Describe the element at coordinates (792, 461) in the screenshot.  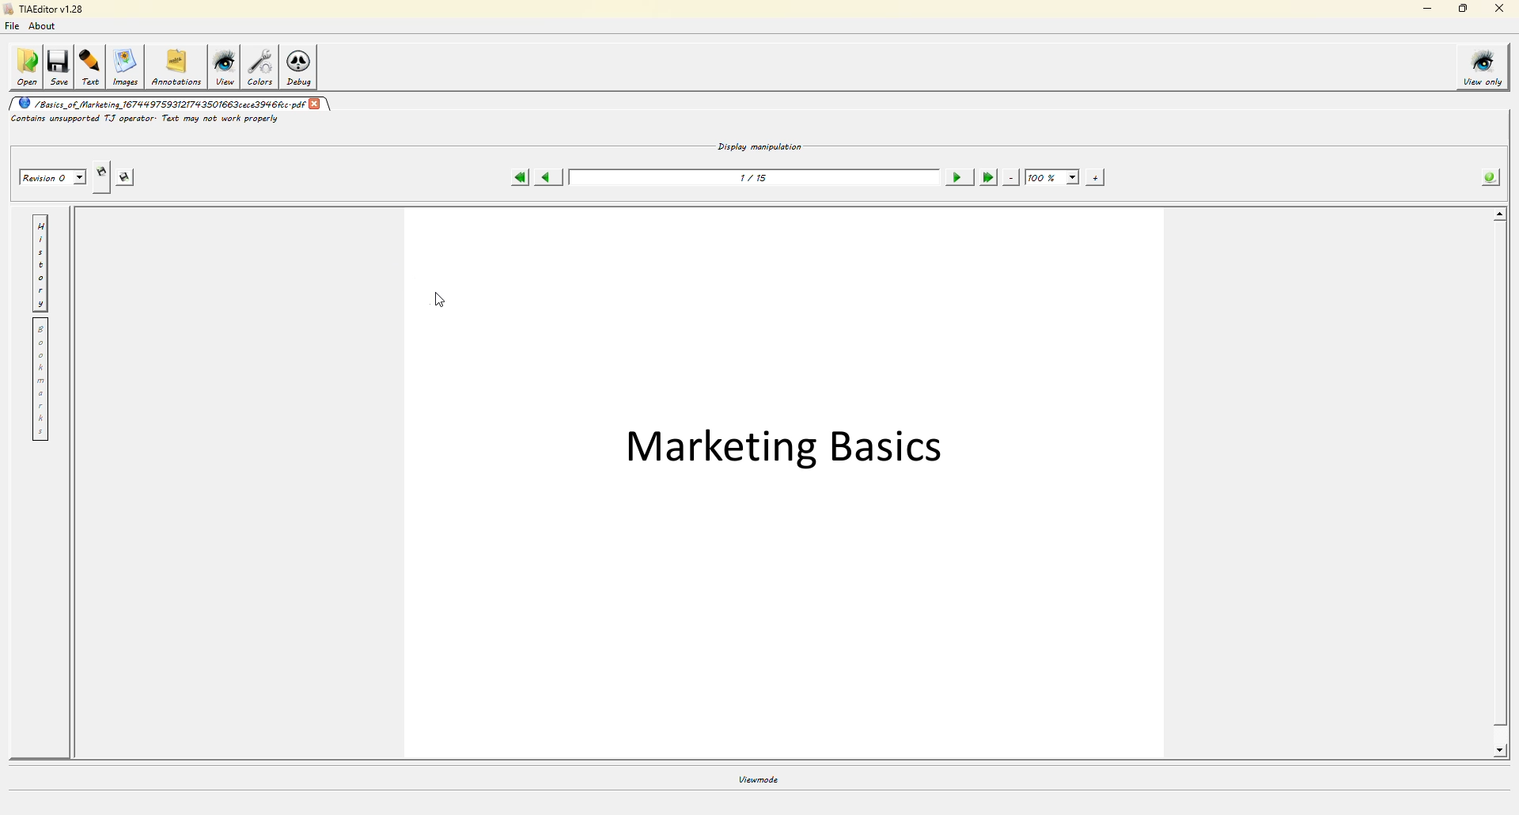
I see `Marketing Basics` at that location.